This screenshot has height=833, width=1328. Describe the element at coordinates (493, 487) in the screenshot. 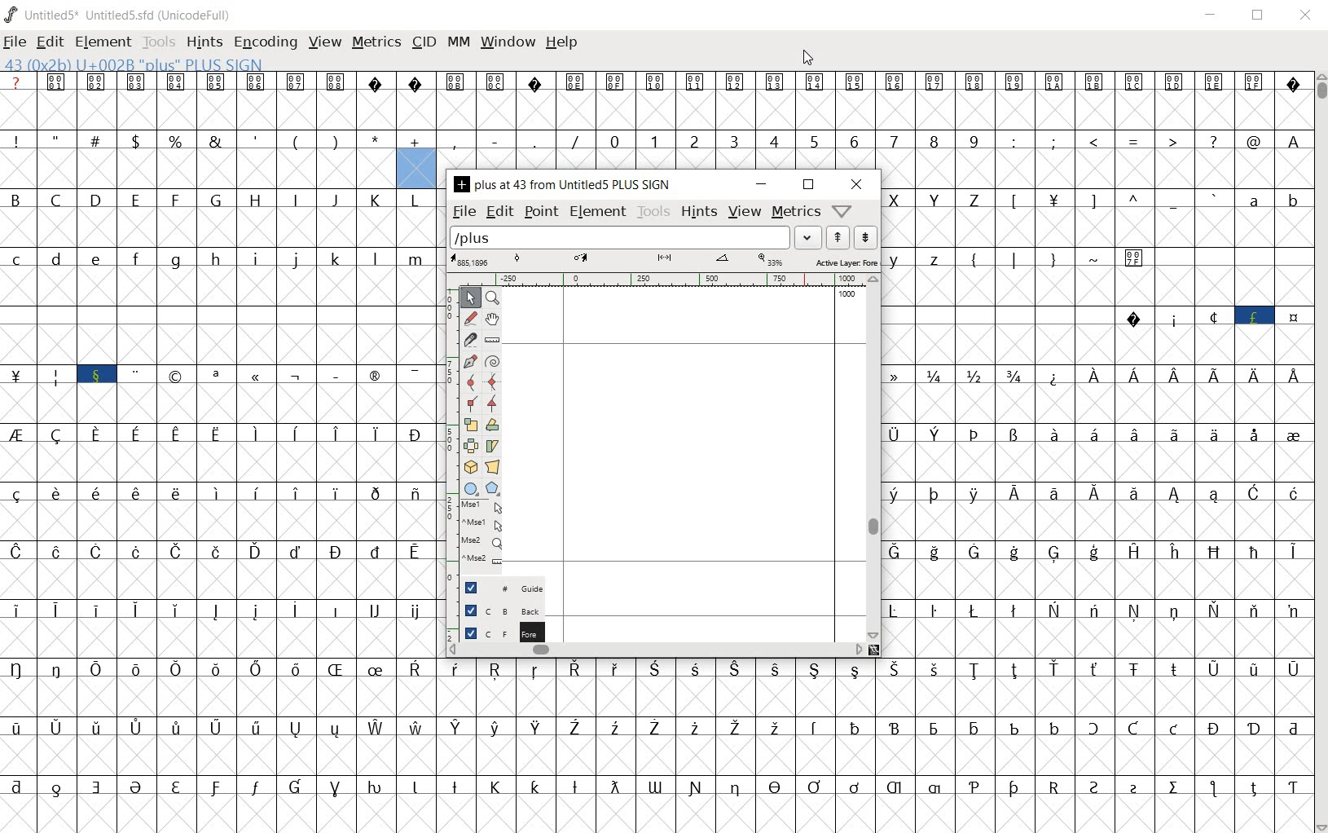

I see `polygon or star` at that location.